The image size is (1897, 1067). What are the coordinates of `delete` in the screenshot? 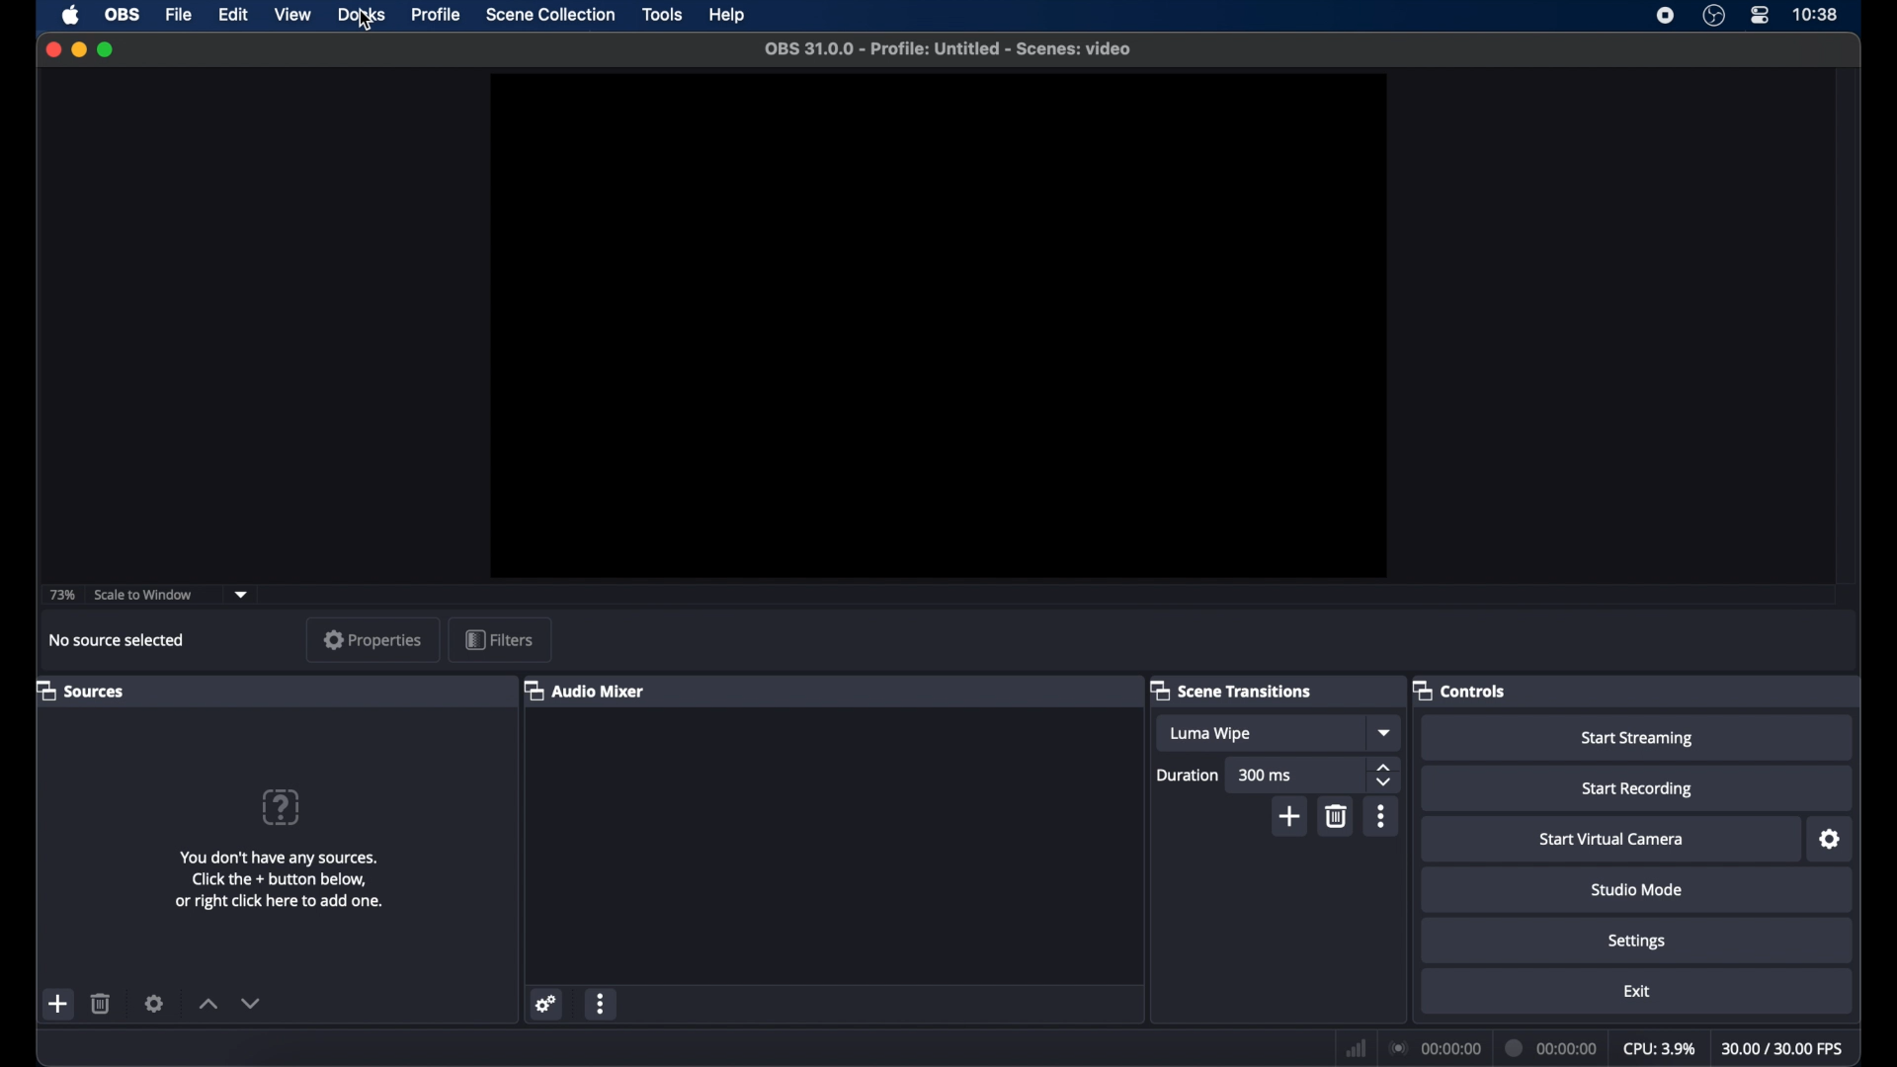 It's located at (1339, 817).